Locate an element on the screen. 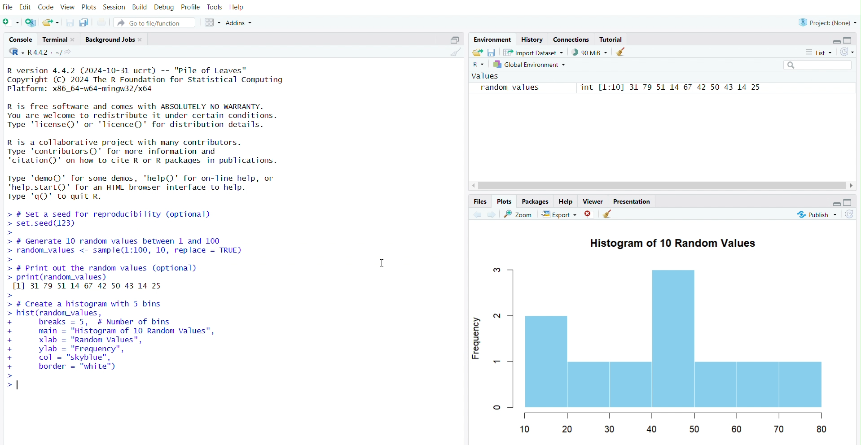 Image resolution: width=861 pixels, height=445 pixels. search field is located at coordinates (818, 65).